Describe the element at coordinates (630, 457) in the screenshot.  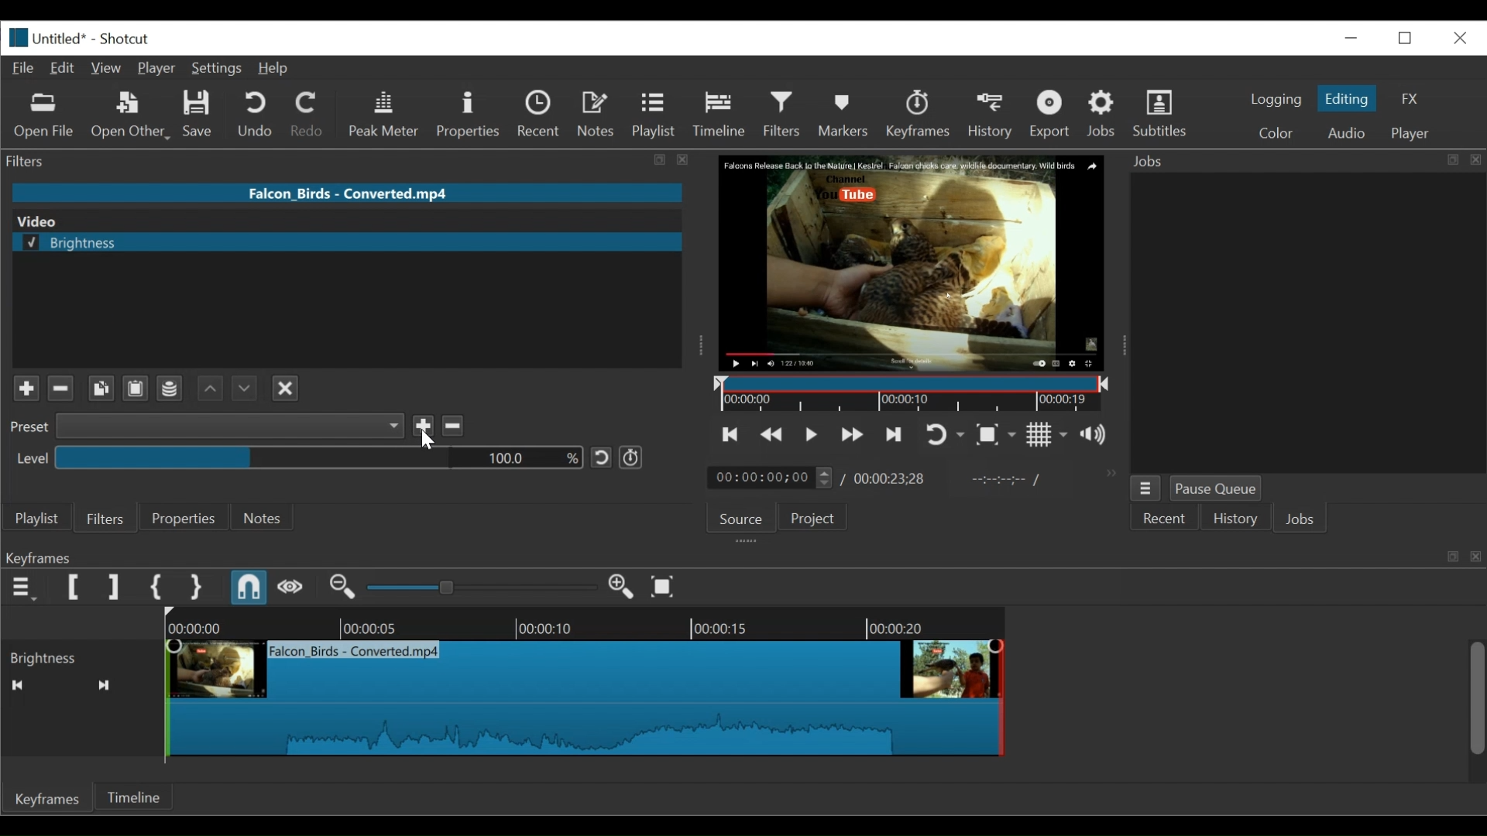
I see `Use keyframe for this parameter` at that location.